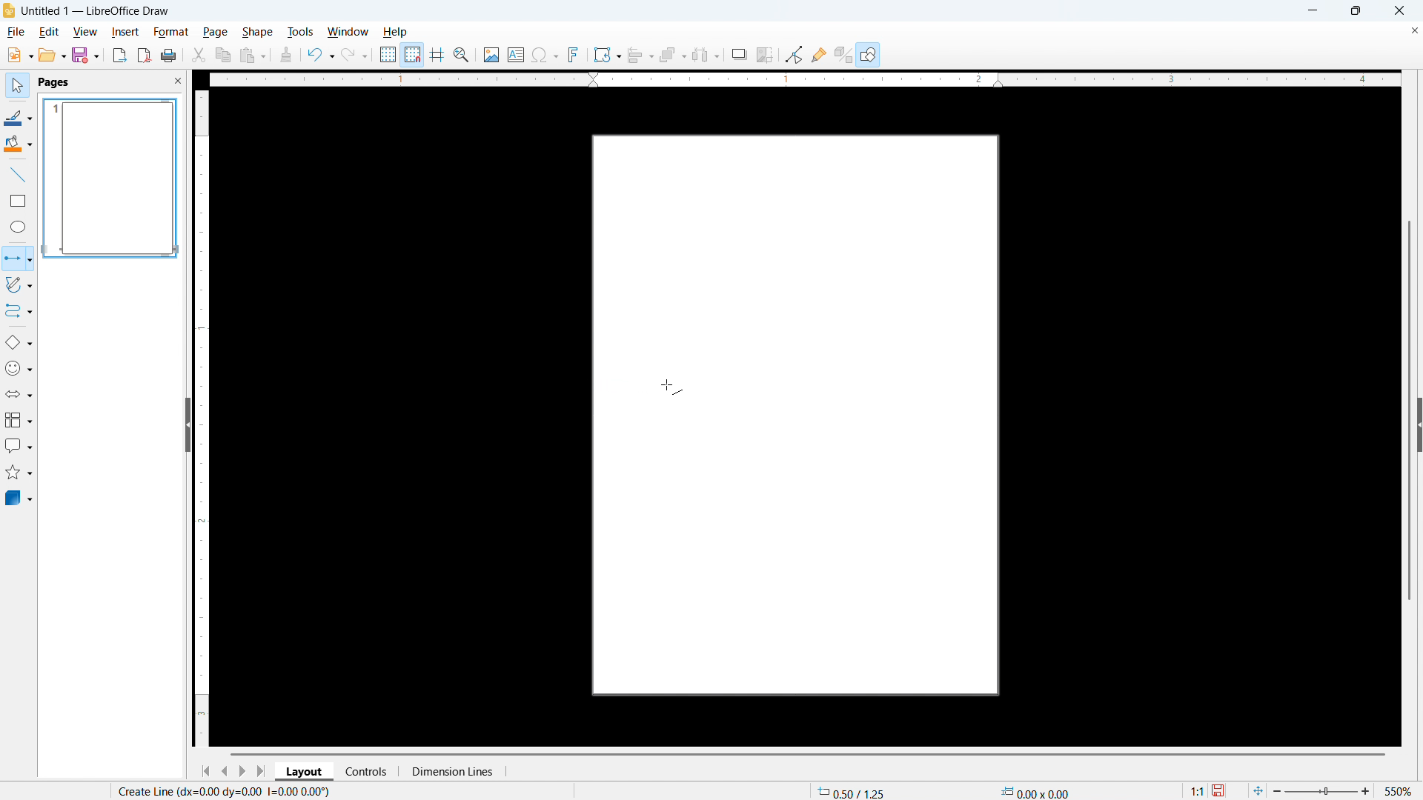  What do you see at coordinates (17, 259) in the screenshot?
I see `lline with circle end selected` at bounding box center [17, 259].